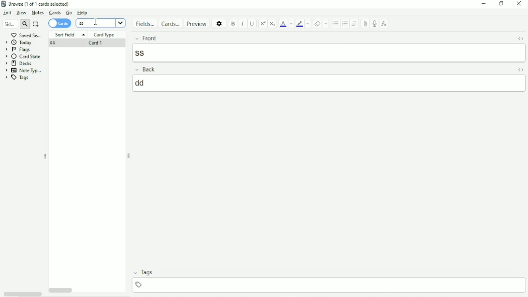 The height and width of the screenshot is (297, 528). Describe the element at coordinates (69, 13) in the screenshot. I see `Go` at that location.